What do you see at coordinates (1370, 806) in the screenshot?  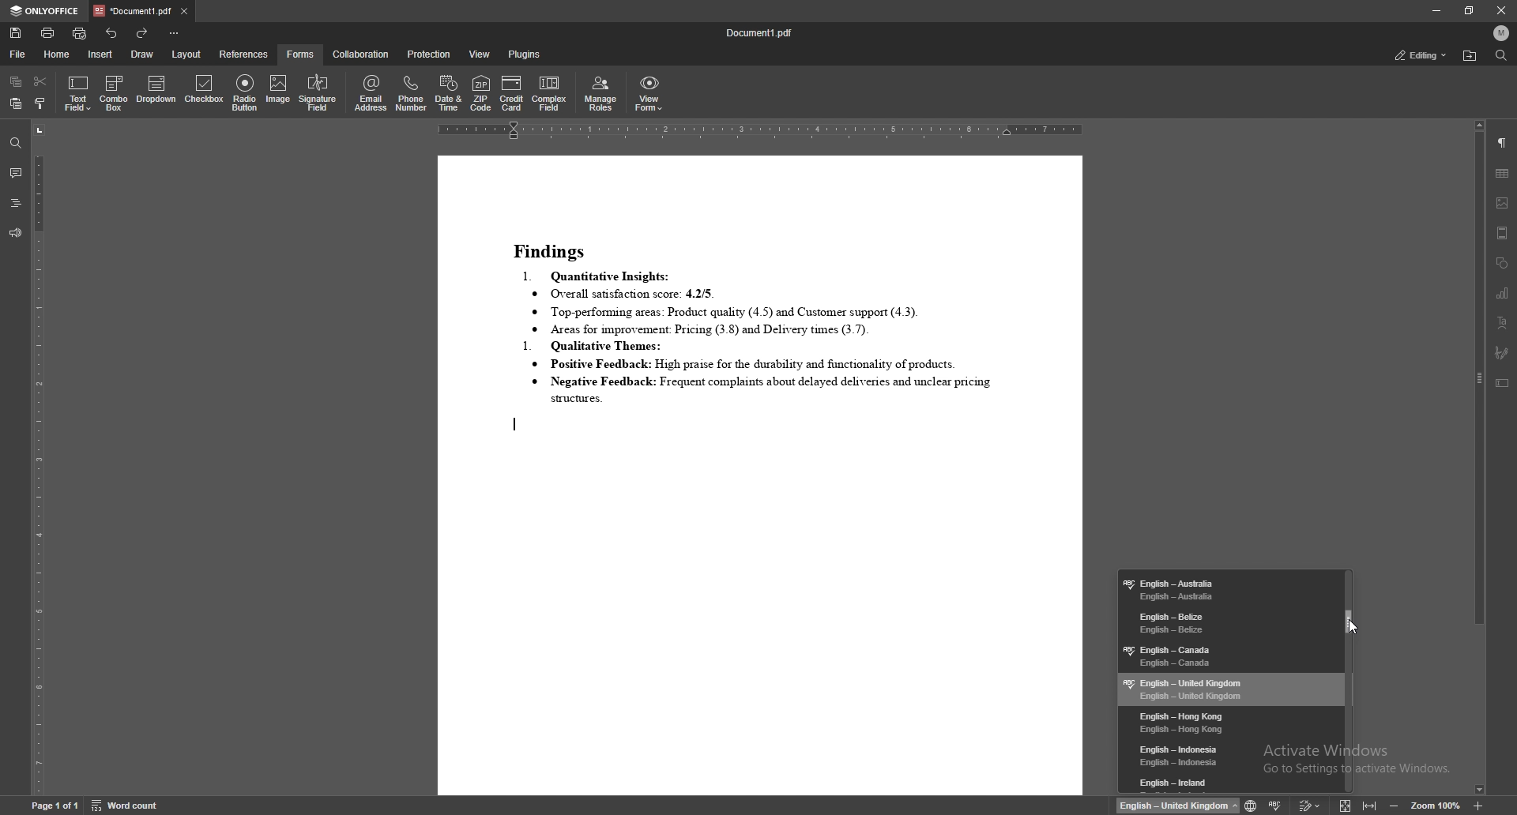 I see `fit to width` at bounding box center [1370, 806].